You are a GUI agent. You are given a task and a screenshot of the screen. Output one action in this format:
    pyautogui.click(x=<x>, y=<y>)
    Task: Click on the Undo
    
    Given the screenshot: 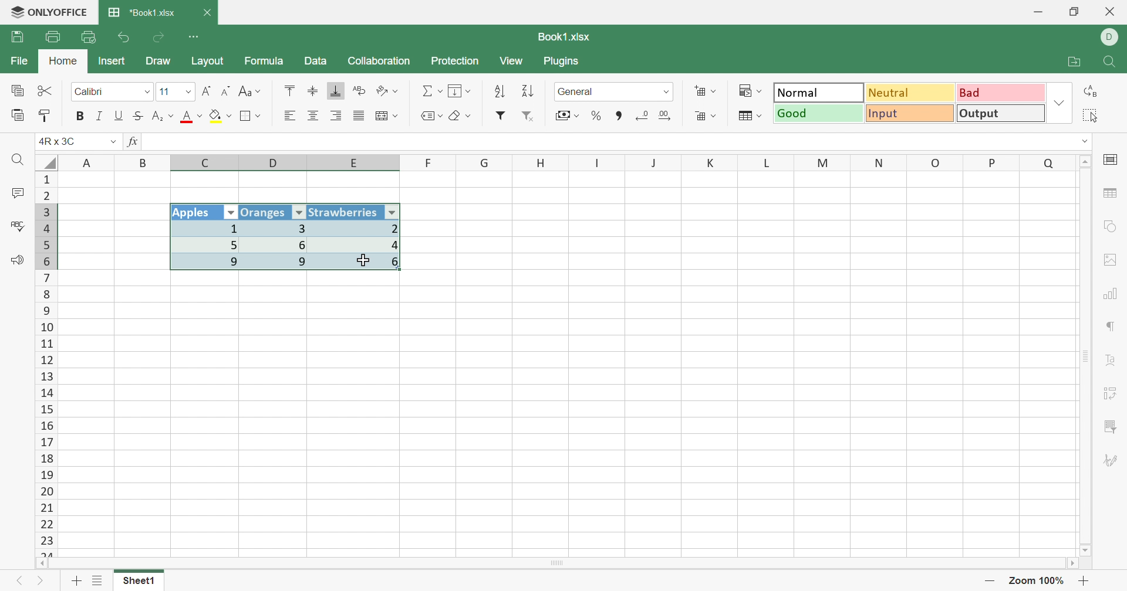 What is the action you would take?
    pyautogui.click(x=124, y=38)
    